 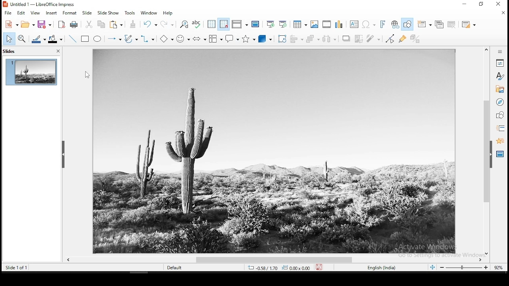 What do you see at coordinates (500, 141) in the screenshot?
I see `animation` at bounding box center [500, 141].